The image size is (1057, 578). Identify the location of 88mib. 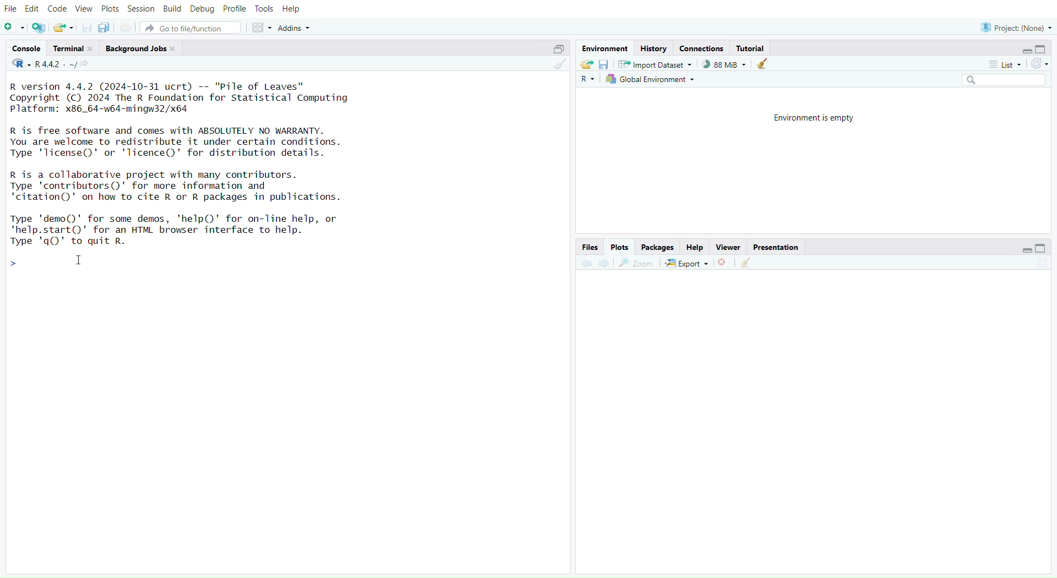
(725, 64).